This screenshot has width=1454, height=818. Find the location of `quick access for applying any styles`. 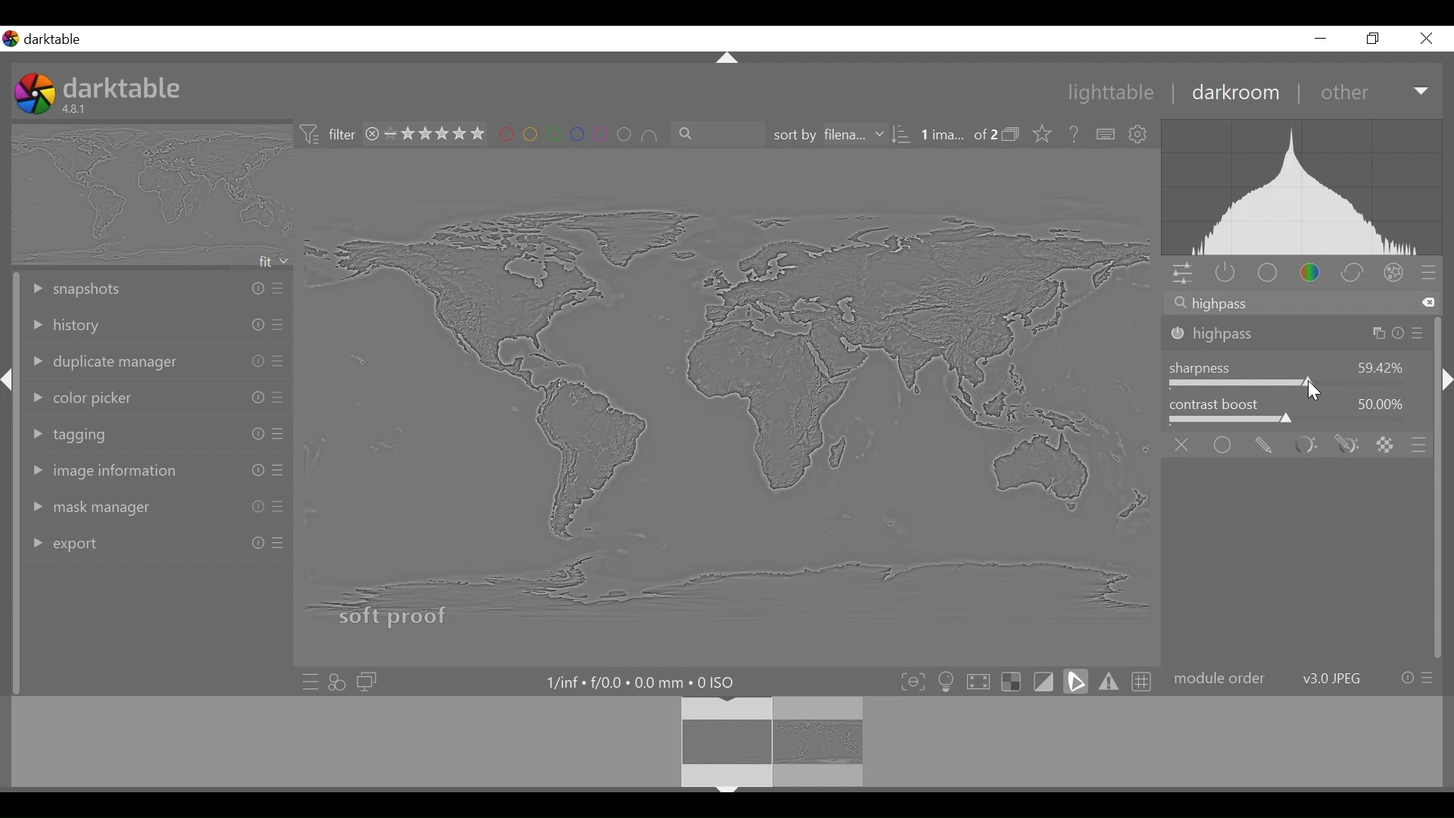

quick access for applying any styles is located at coordinates (338, 682).